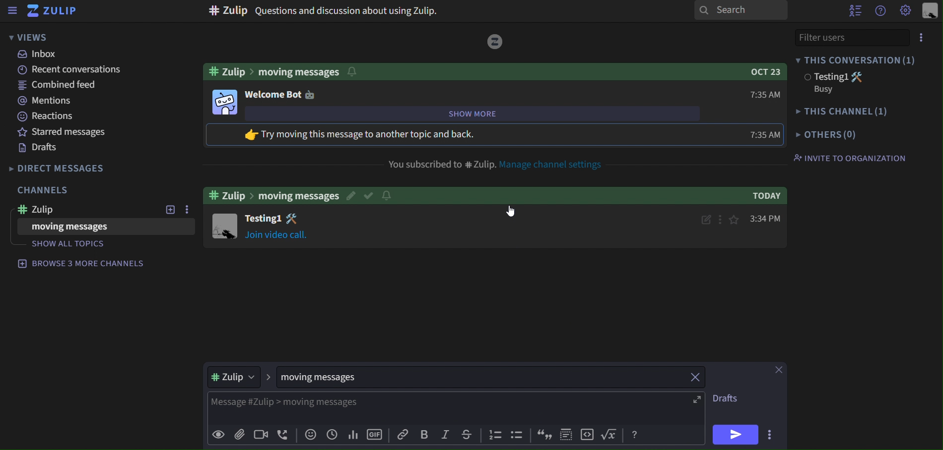 Image resolution: width=943 pixels, height=450 pixels. What do you see at coordinates (826, 135) in the screenshot?
I see `others (0)` at bounding box center [826, 135].